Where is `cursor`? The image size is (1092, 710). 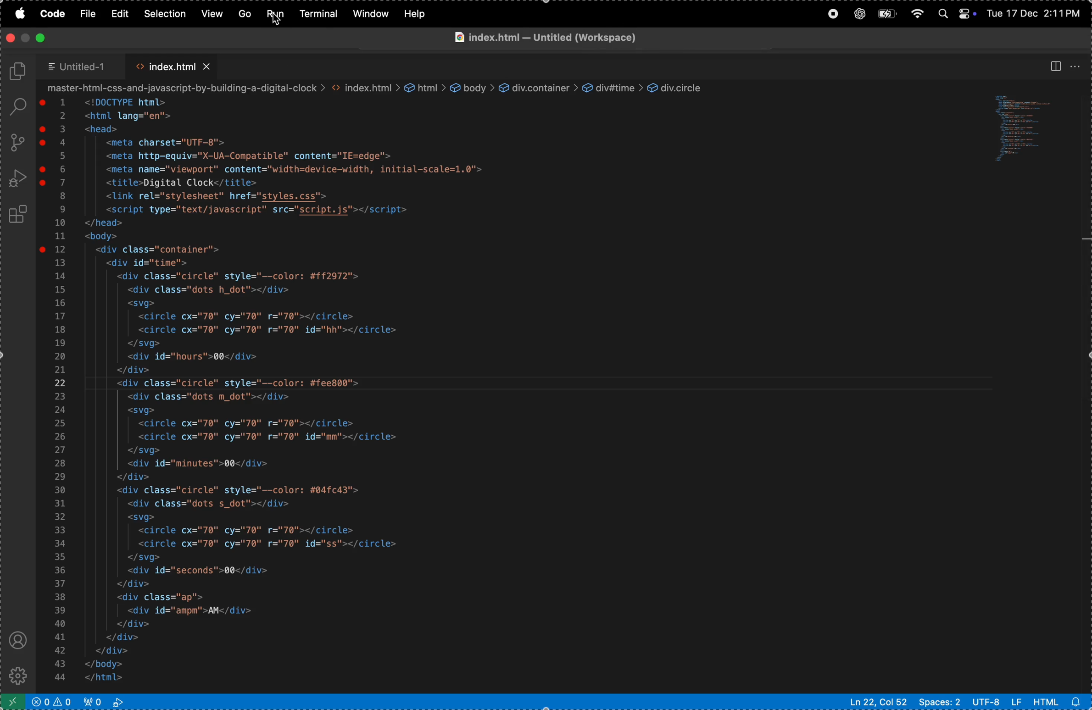
cursor is located at coordinates (279, 23).